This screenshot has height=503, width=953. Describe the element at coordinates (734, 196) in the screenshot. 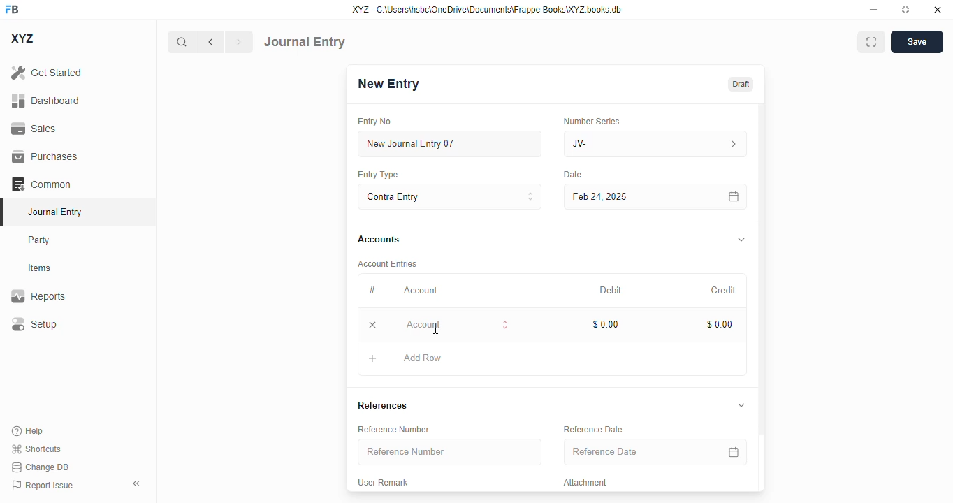

I see `calendar icon` at that location.